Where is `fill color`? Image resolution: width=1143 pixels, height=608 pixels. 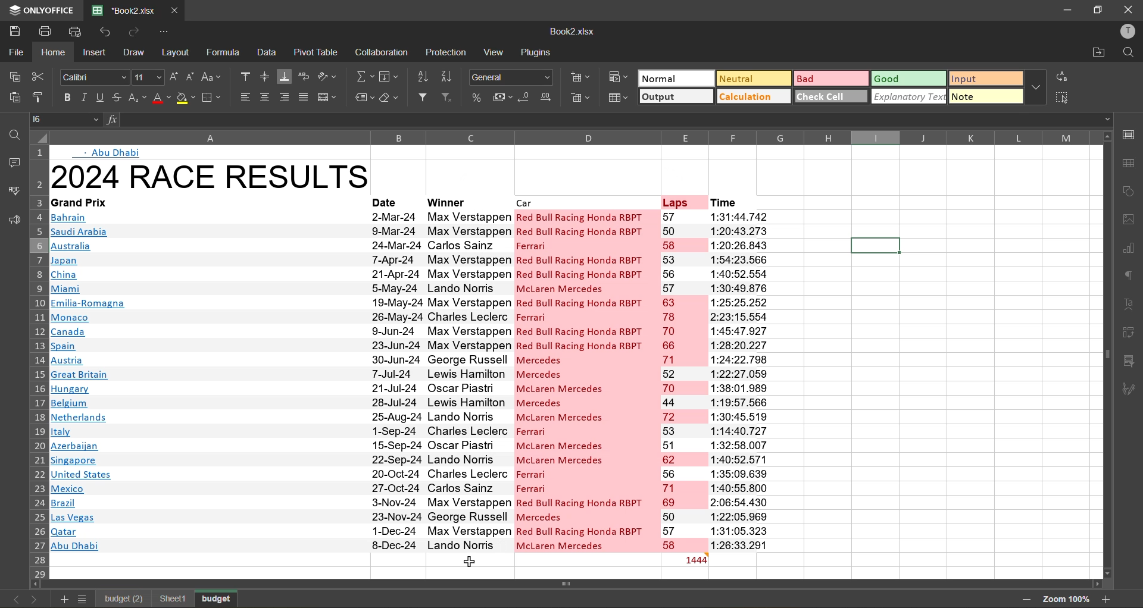 fill color is located at coordinates (187, 101).